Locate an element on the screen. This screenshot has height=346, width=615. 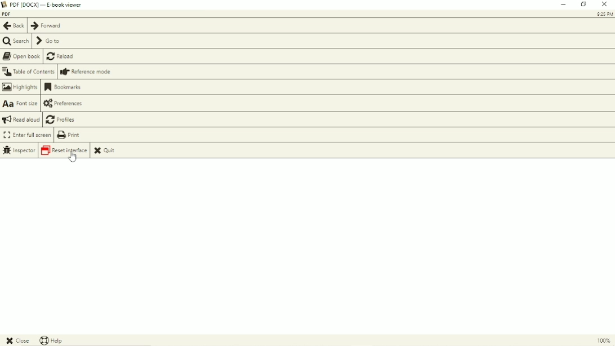
Inspector is located at coordinates (19, 151).